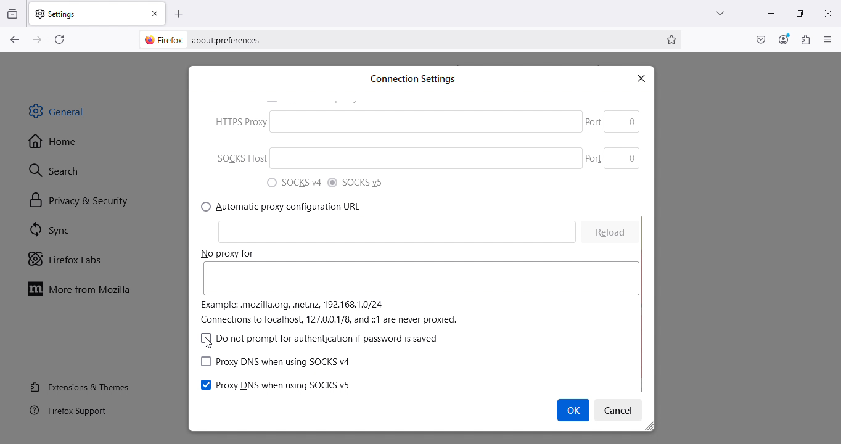 The width and height of the screenshot is (841, 444). I want to click on HTTP Proxy, so click(393, 232).